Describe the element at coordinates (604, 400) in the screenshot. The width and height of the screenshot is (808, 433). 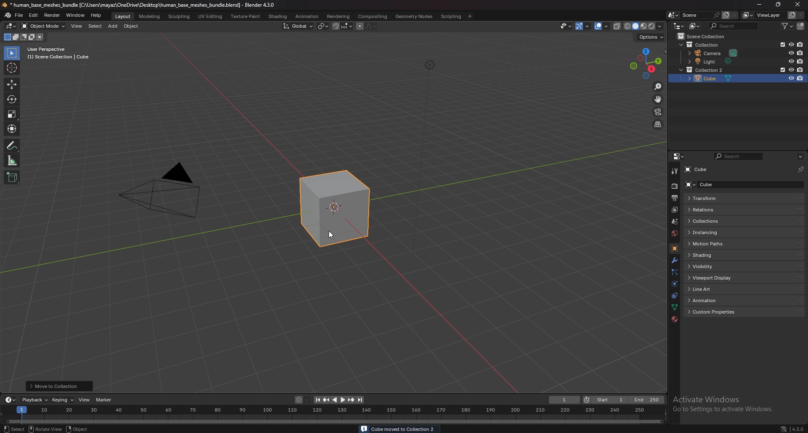
I see `start` at that location.